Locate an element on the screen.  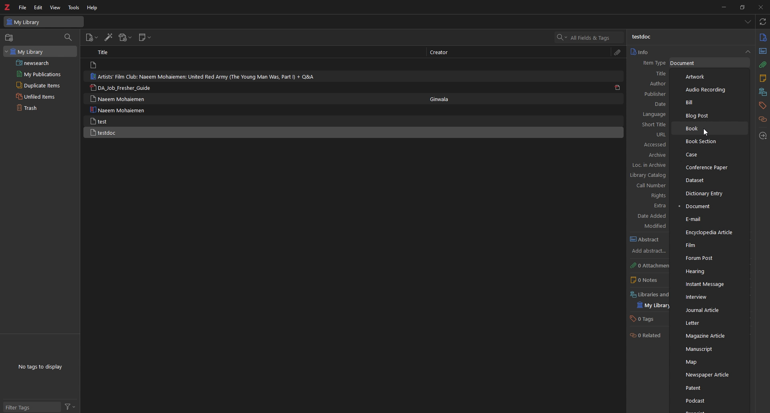
file is located at coordinates (23, 7).